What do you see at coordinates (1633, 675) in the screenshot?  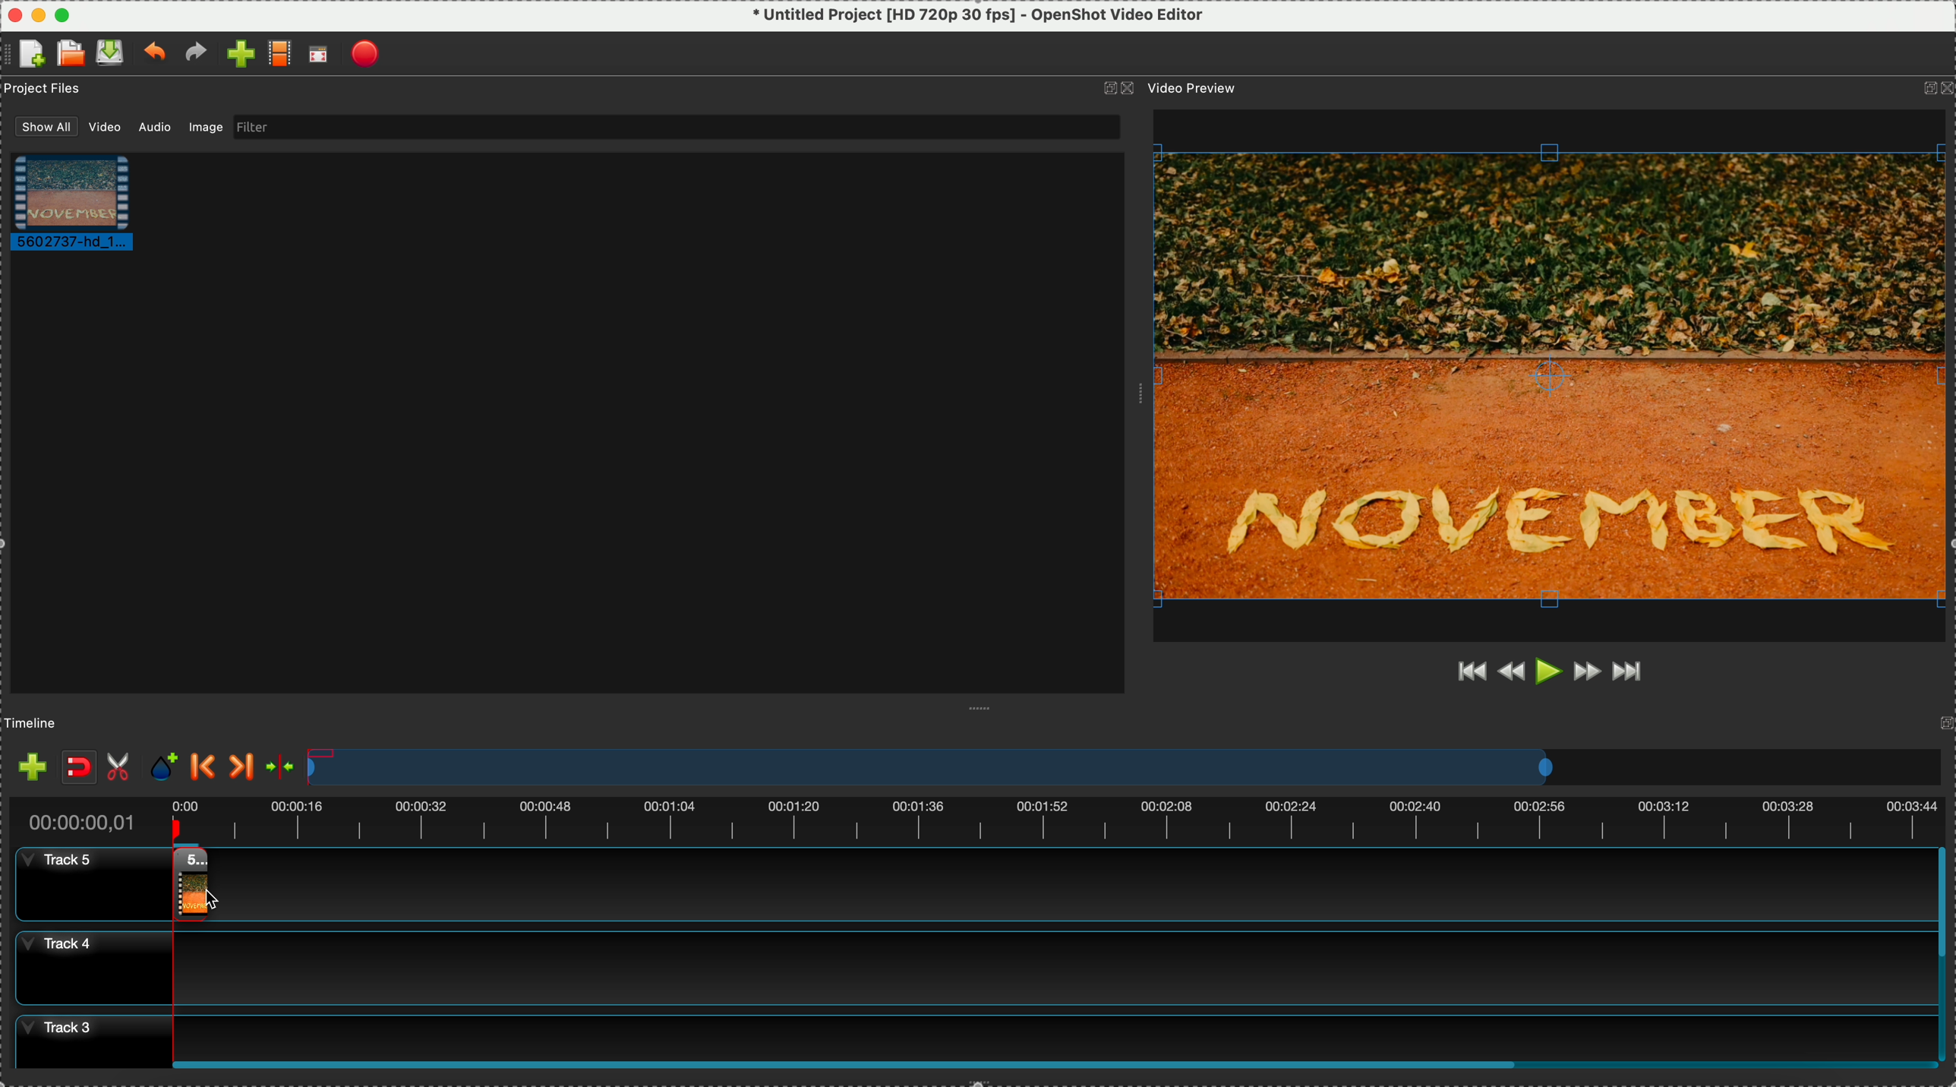 I see `jump to end` at bounding box center [1633, 675].